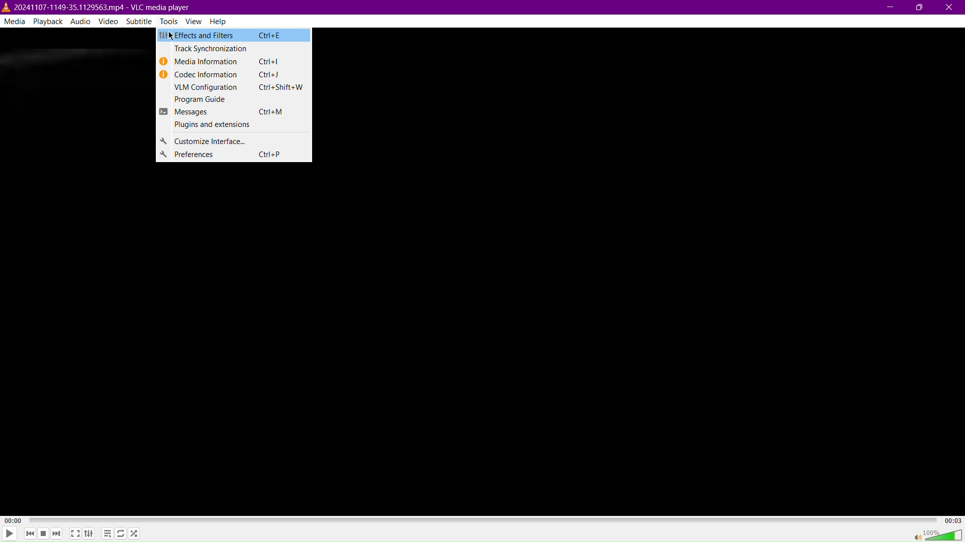 This screenshot has width=965, height=542. What do you see at coordinates (29, 534) in the screenshot?
I see `Skip Back` at bounding box center [29, 534].